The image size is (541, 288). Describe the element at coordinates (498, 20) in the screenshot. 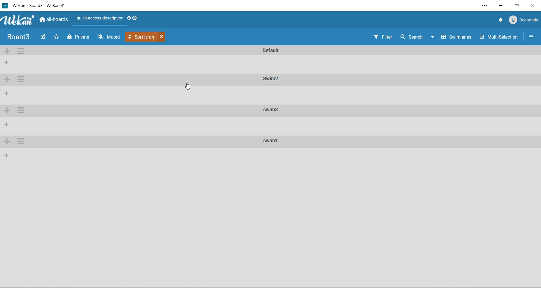

I see `notification` at that location.